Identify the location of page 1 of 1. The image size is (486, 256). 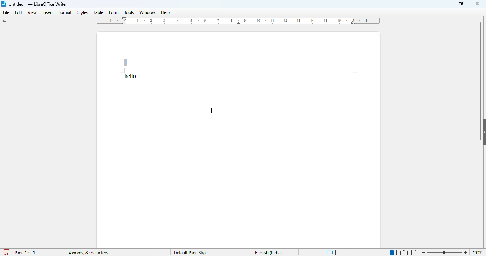
(25, 253).